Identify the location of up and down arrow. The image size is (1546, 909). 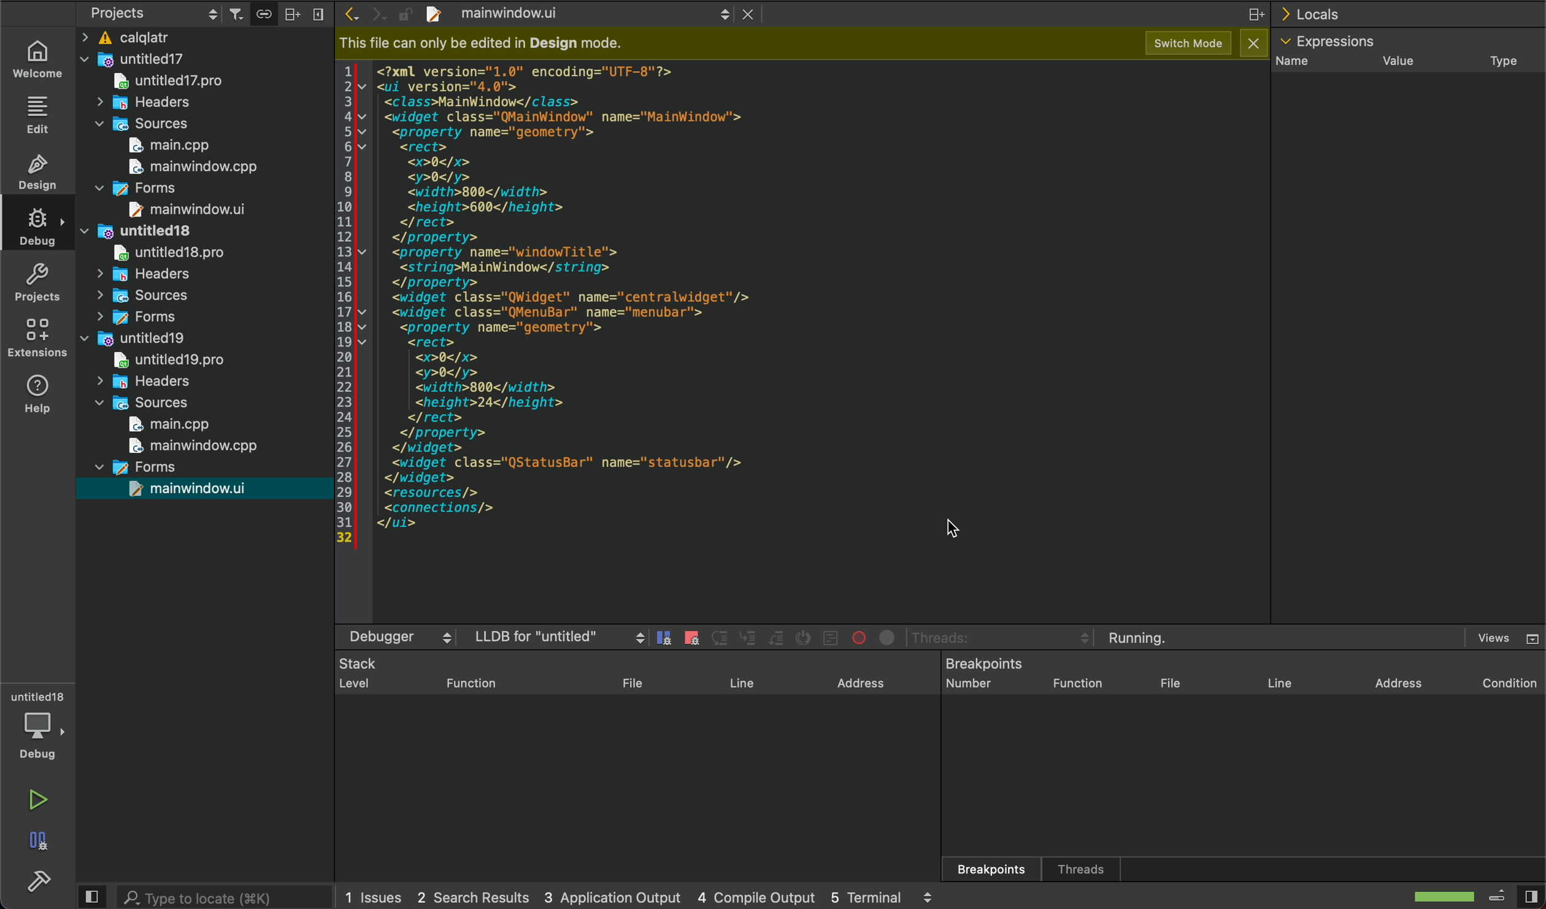
(697, 16).